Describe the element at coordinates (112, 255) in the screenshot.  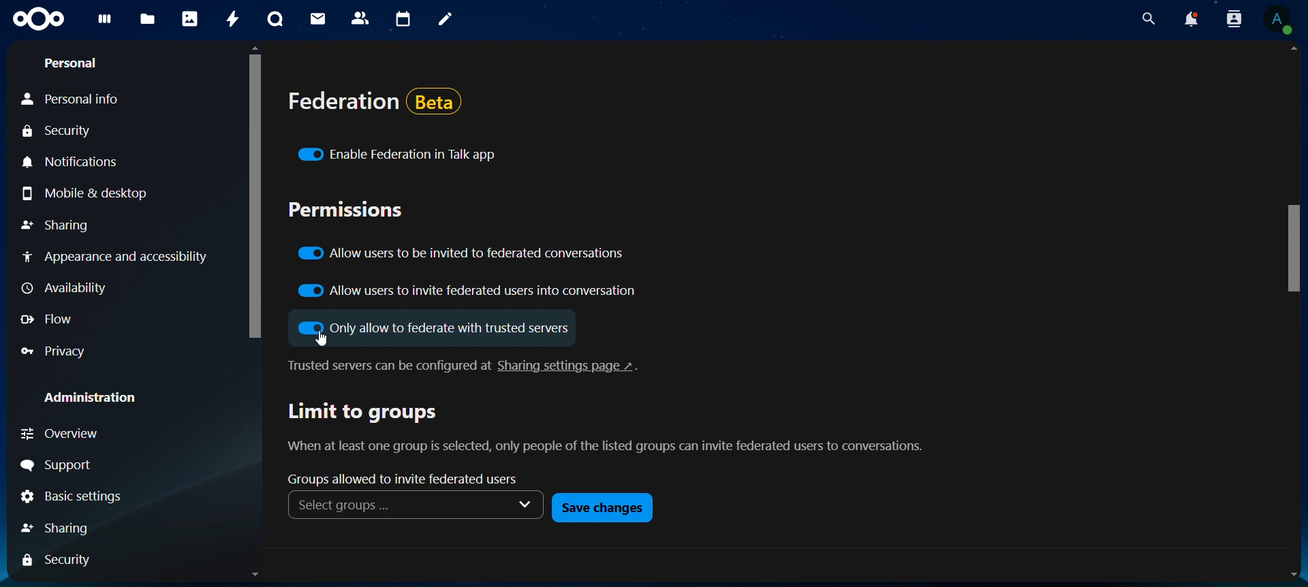
I see `appearance and accessibility ` at that location.